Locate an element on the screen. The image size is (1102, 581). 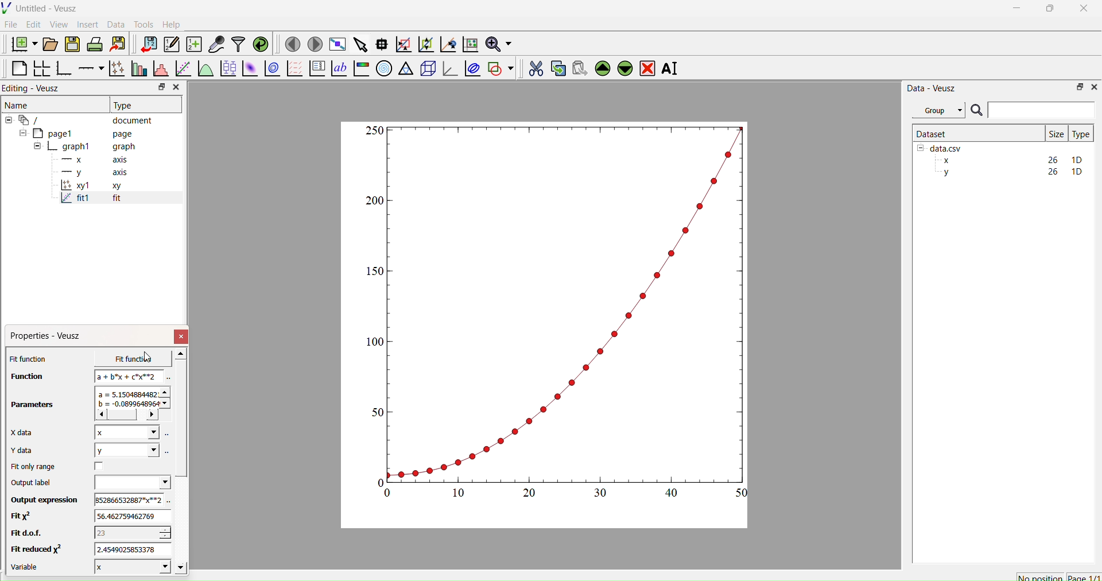
Capture remote data is located at coordinates (216, 44).